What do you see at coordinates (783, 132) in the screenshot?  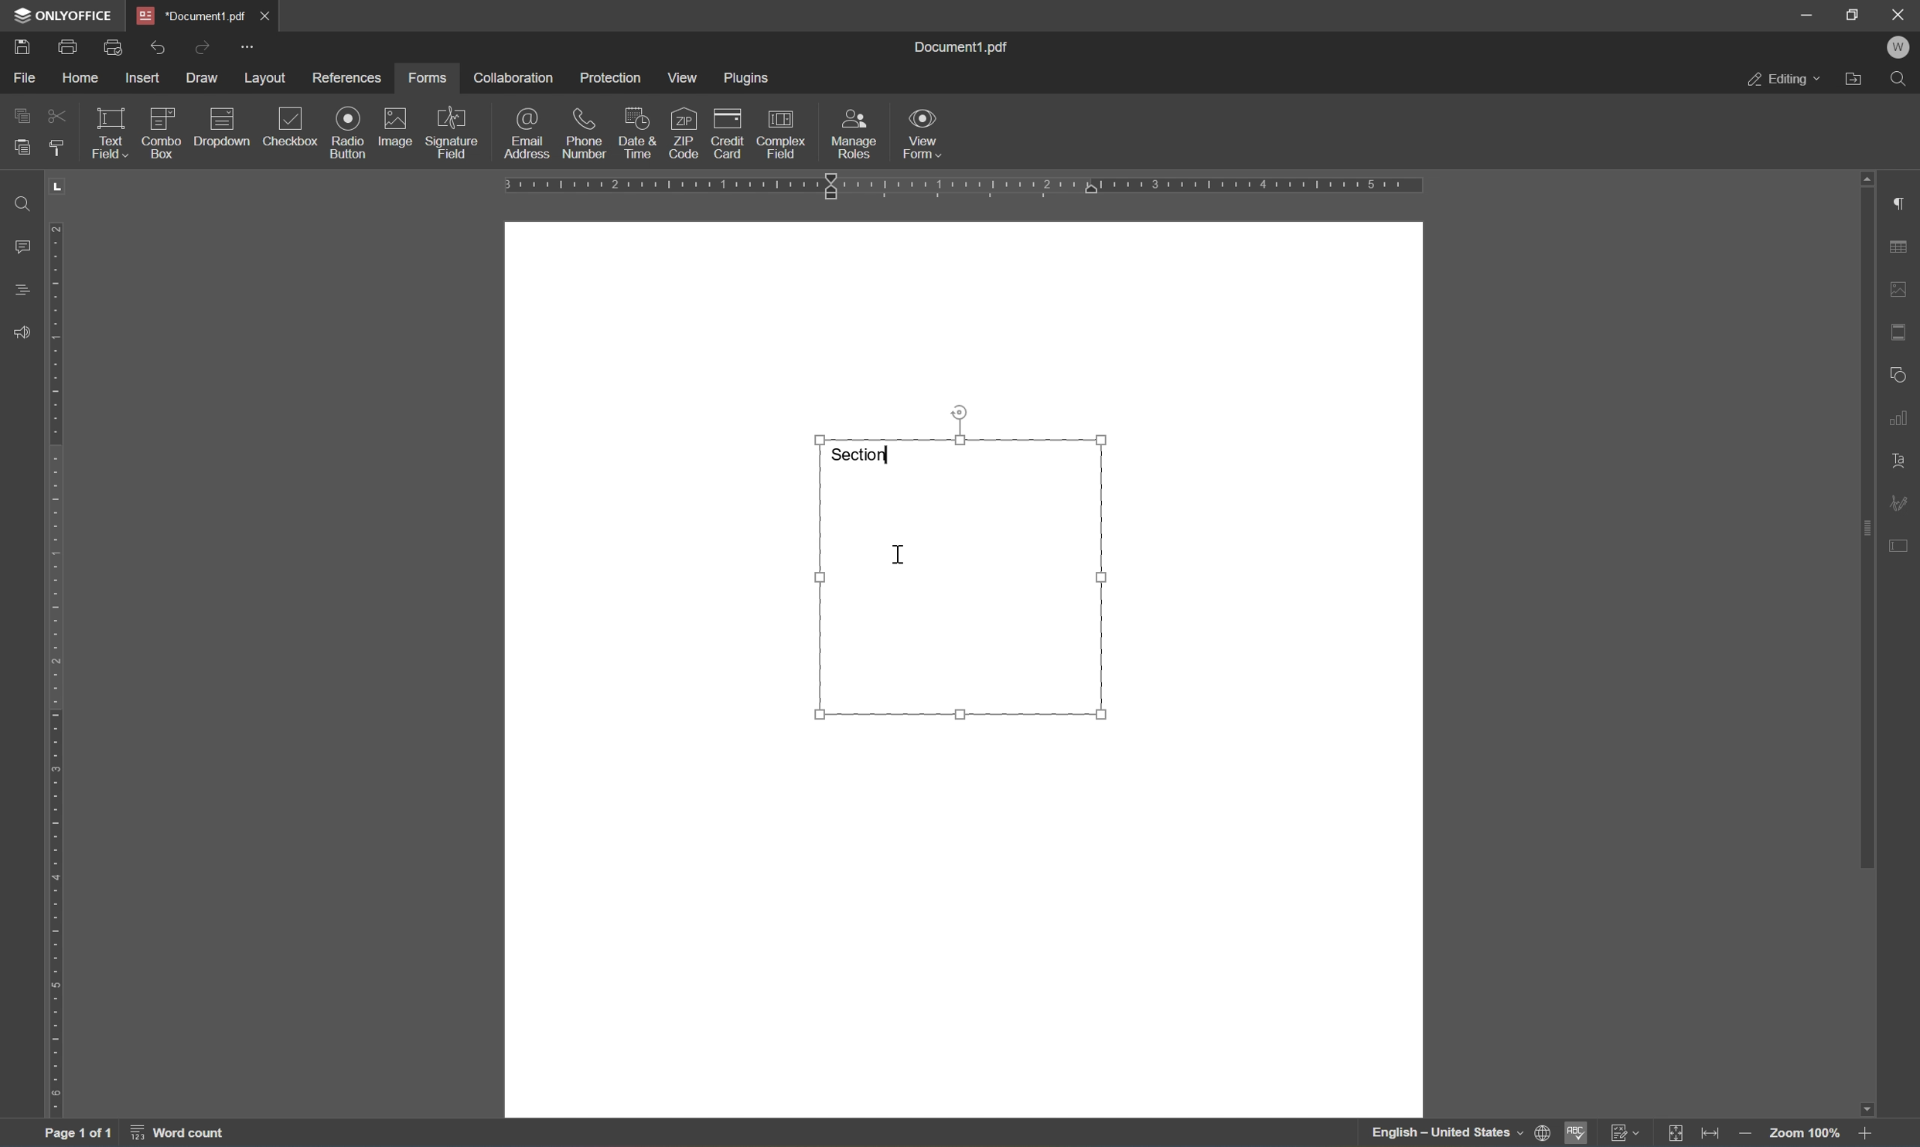 I see `complex field` at bounding box center [783, 132].